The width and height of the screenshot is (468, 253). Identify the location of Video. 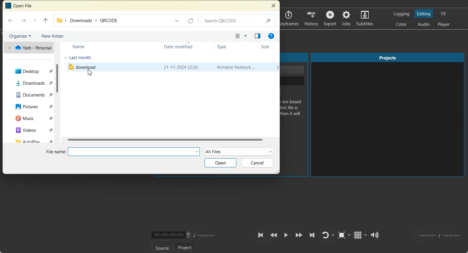
(31, 130).